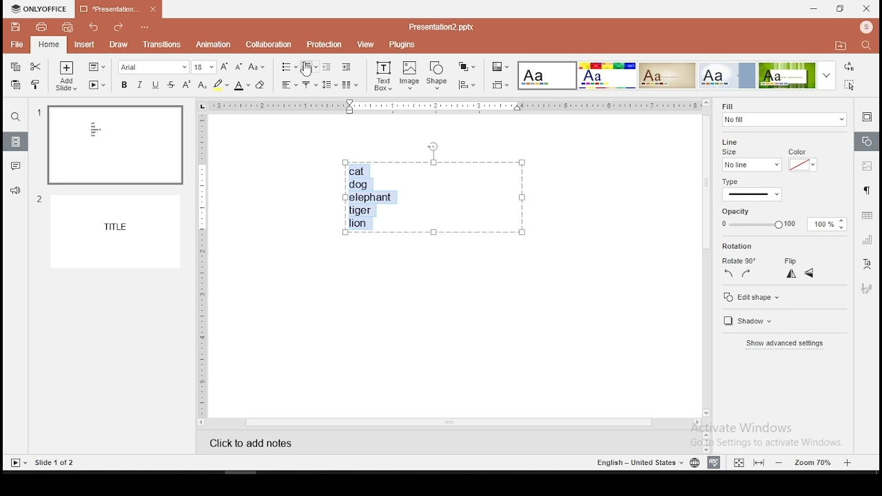 The image size is (882, 496). I want to click on paragraph settings, so click(866, 190).